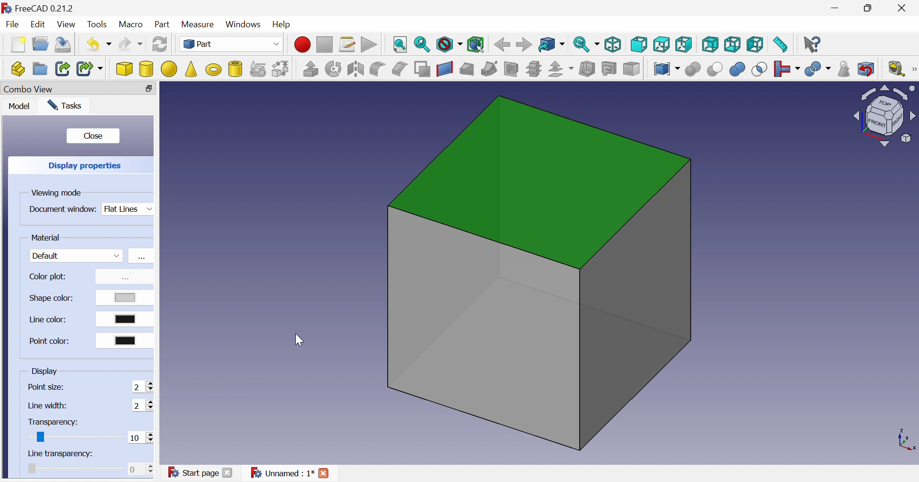 The image size is (919, 482). Describe the element at coordinates (870, 9) in the screenshot. I see `Restore down` at that location.